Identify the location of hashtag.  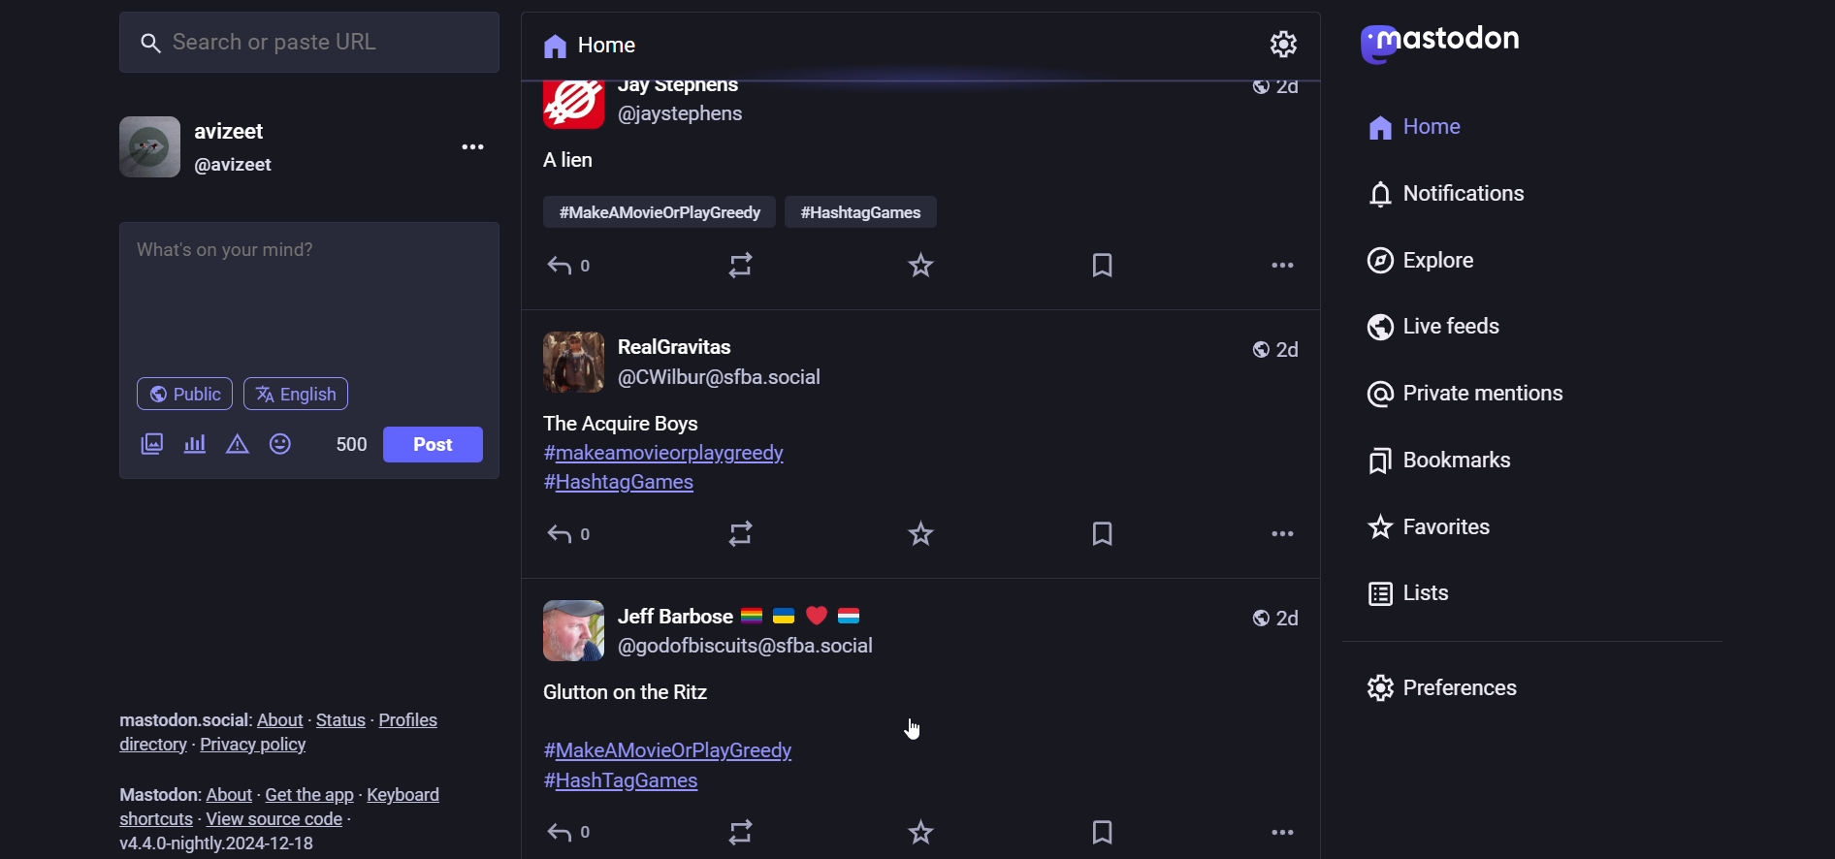
(679, 748).